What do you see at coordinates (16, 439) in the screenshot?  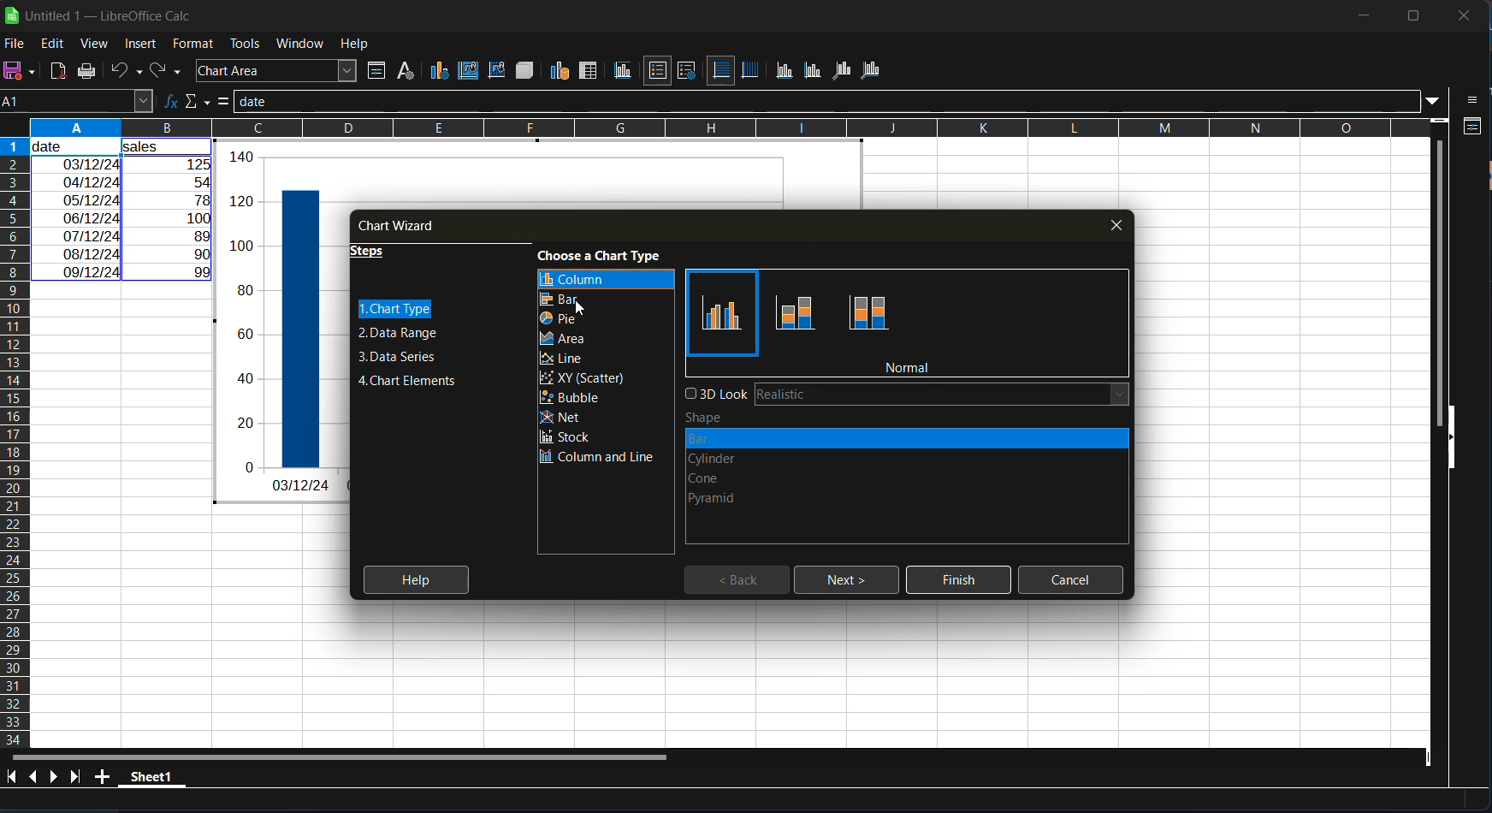 I see `columns` at bounding box center [16, 439].